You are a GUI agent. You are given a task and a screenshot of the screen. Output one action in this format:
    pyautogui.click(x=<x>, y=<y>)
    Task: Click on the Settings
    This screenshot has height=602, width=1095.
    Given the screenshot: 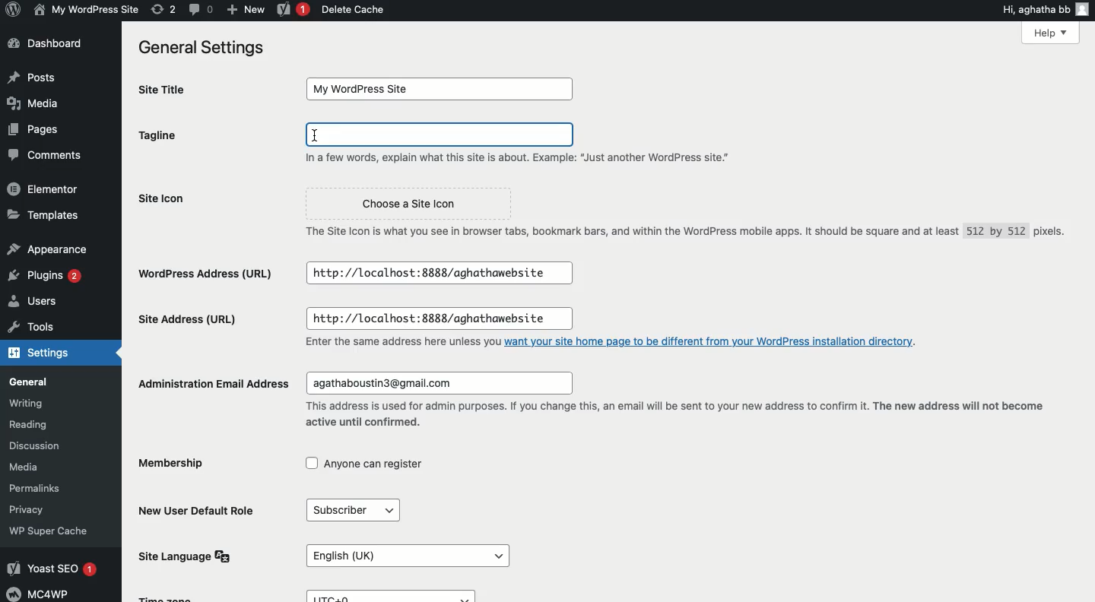 What is the action you would take?
    pyautogui.click(x=55, y=355)
    